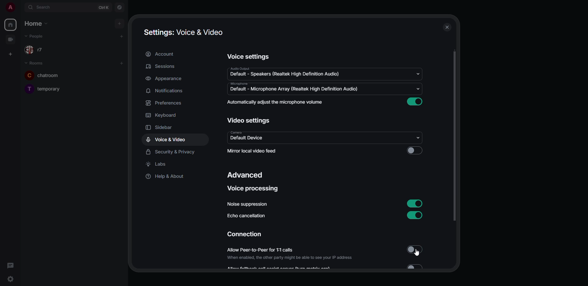 This screenshot has height=286, width=588. I want to click on add, so click(122, 36).